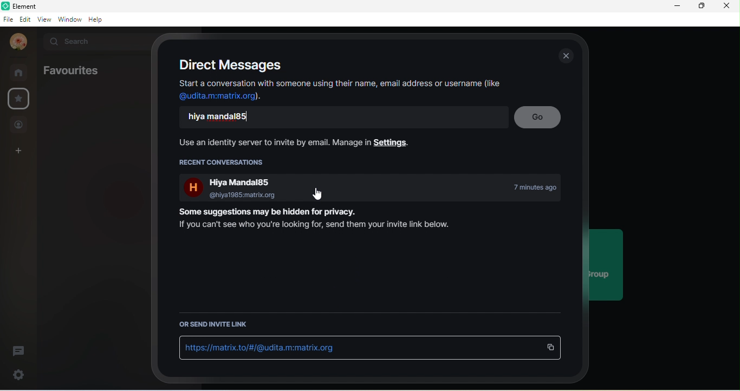  I want to click on maximize, so click(699, 6).